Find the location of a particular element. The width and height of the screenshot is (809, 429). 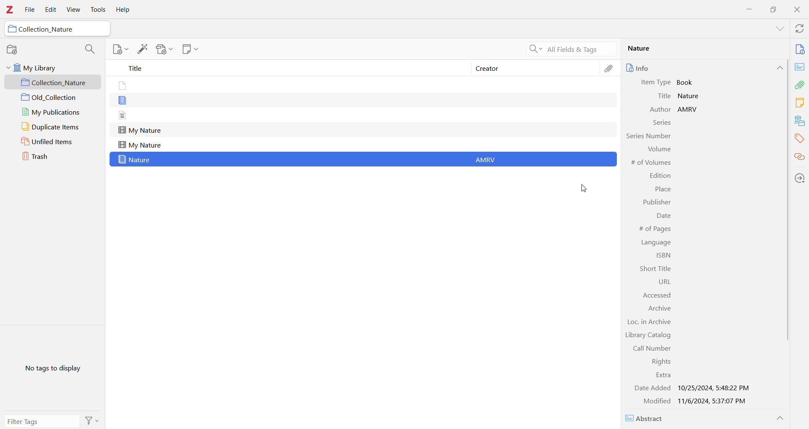

Actions is located at coordinates (92, 421).